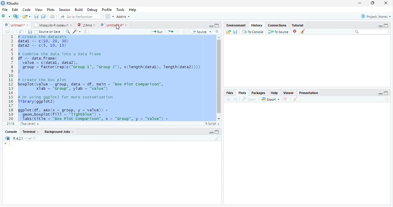 This screenshot has width=393, height=207. Describe the element at coordinates (228, 99) in the screenshot. I see `Previous plot` at that location.